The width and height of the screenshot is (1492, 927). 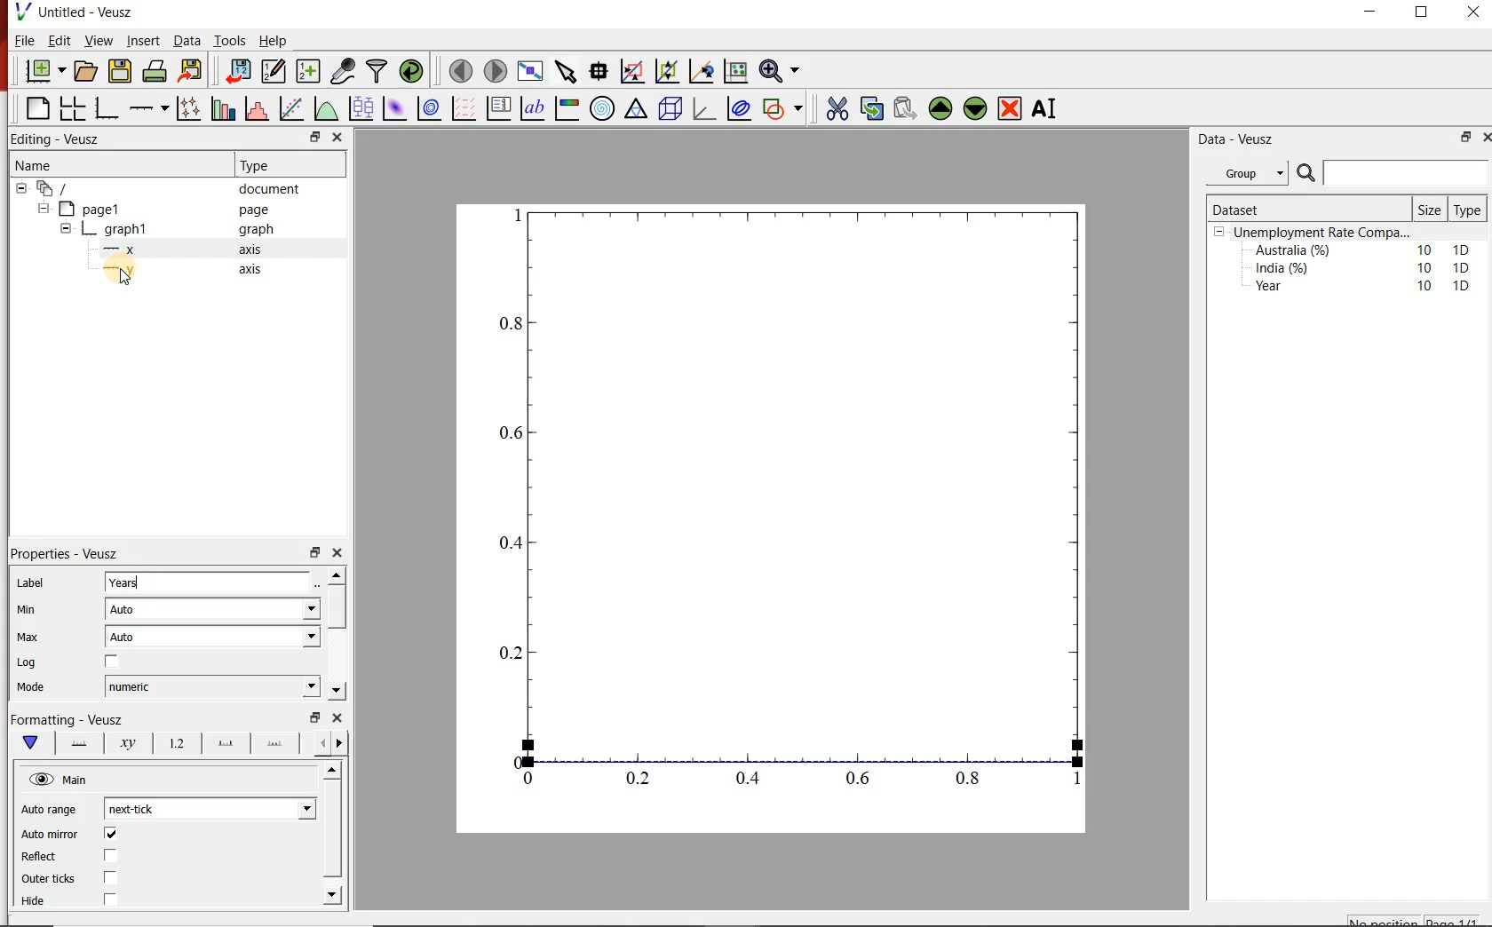 What do you see at coordinates (462, 69) in the screenshot?
I see `move to previous page` at bounding box center [462, 69].